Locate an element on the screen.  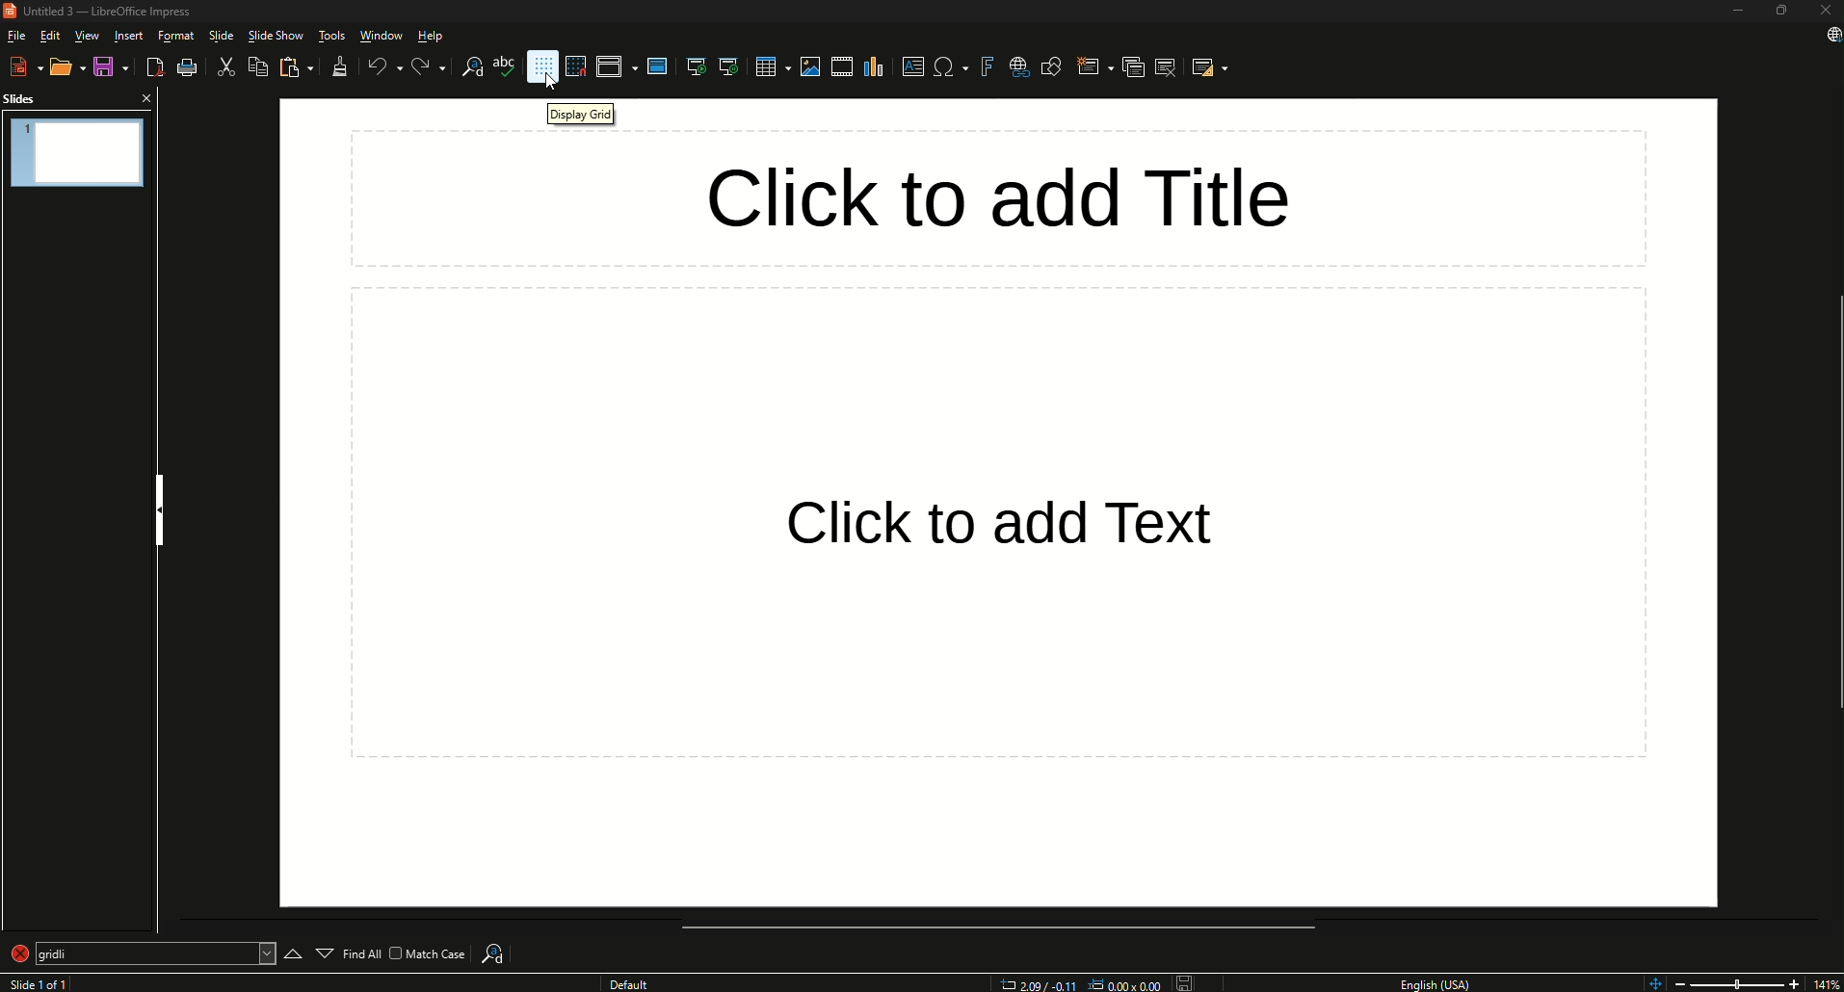
Slide 1 is located at coordinates (44, 982).